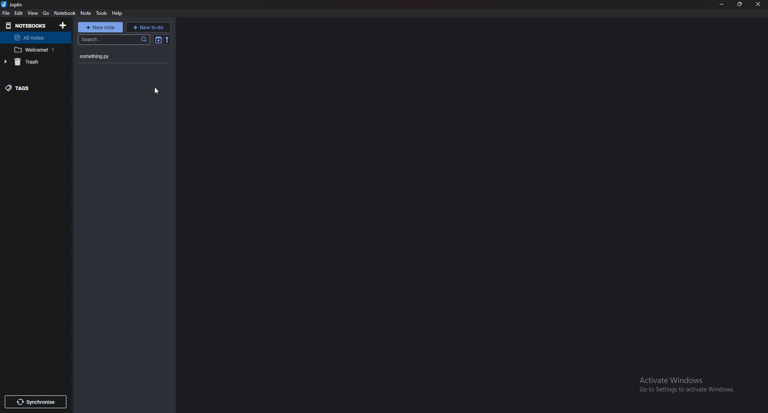 The height and width of the screenshot is (413, 768). Describe the element at coordinates (740, 4) in the screenshot. I see `Restore down` at that location.